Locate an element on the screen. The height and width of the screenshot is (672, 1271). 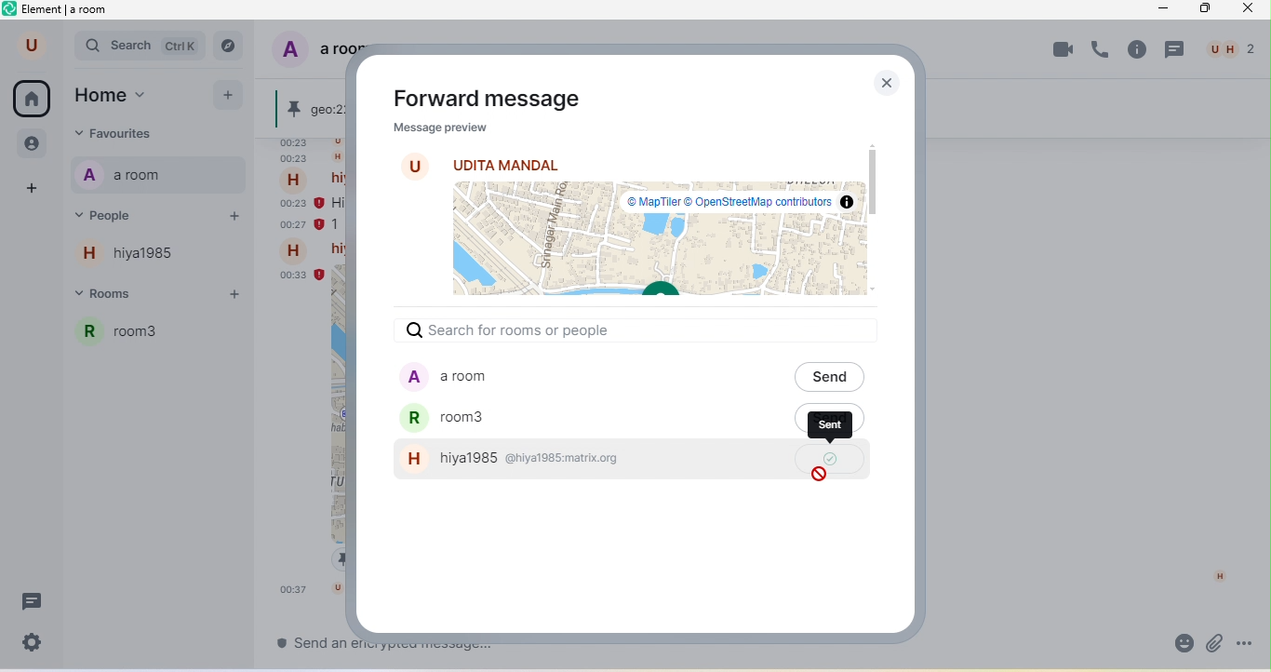
people is located at coordinates (1231, 49).